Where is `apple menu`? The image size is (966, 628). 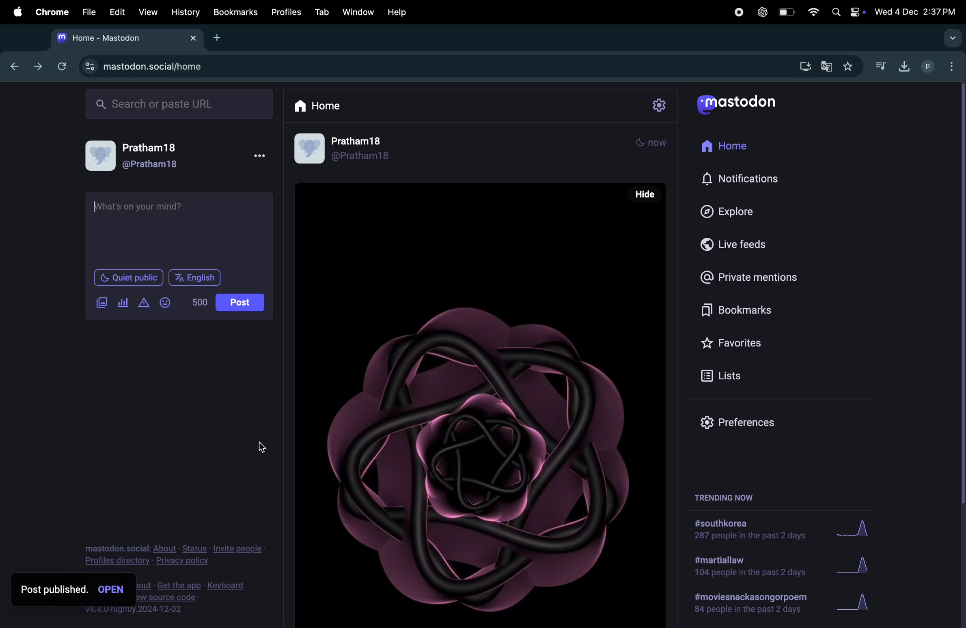
apple menu is located at coordinates (14, 12).